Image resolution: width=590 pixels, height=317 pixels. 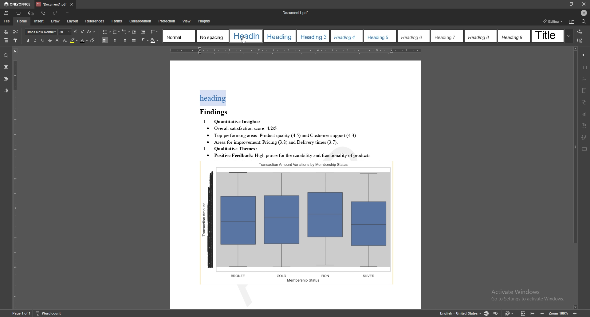 What do you see at coordinates (55, 21) in the screenshot?
I see `draw` at bounding box center [55, 21].